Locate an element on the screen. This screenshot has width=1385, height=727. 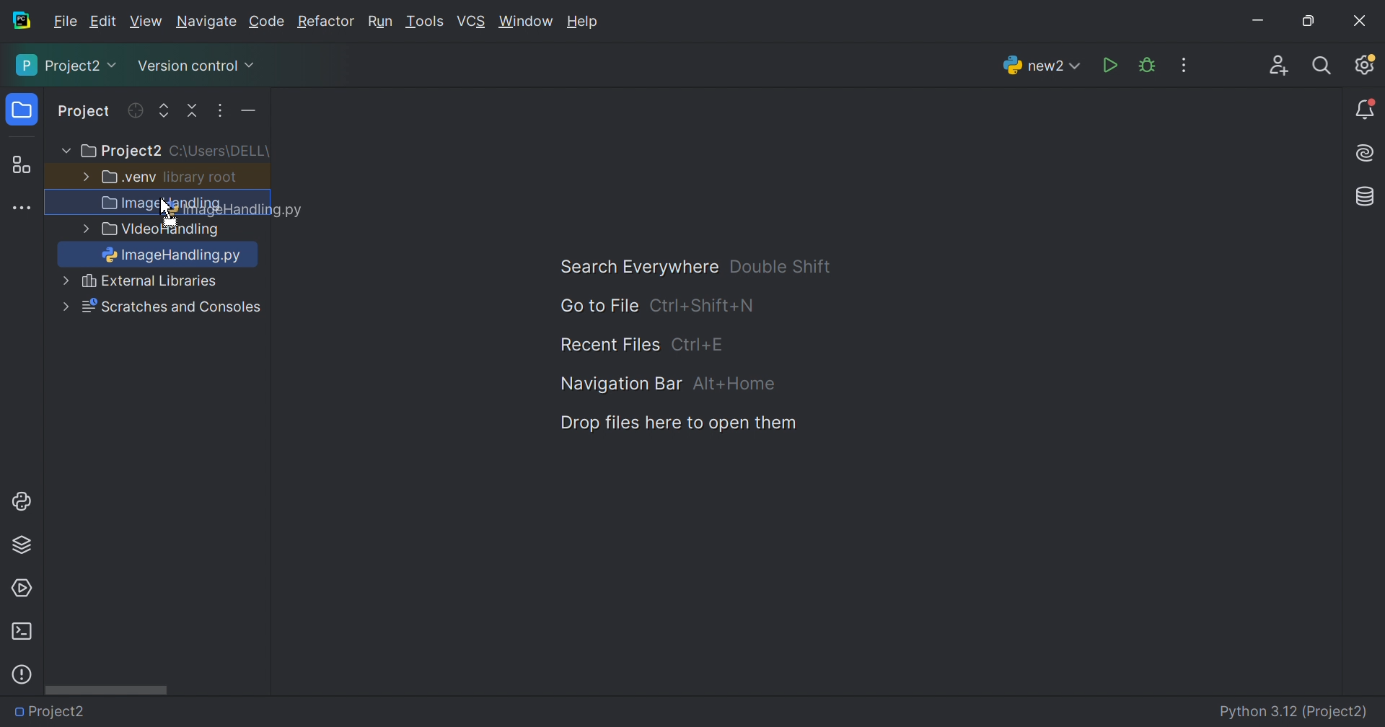
Close is located at coordinates (1360, 21).